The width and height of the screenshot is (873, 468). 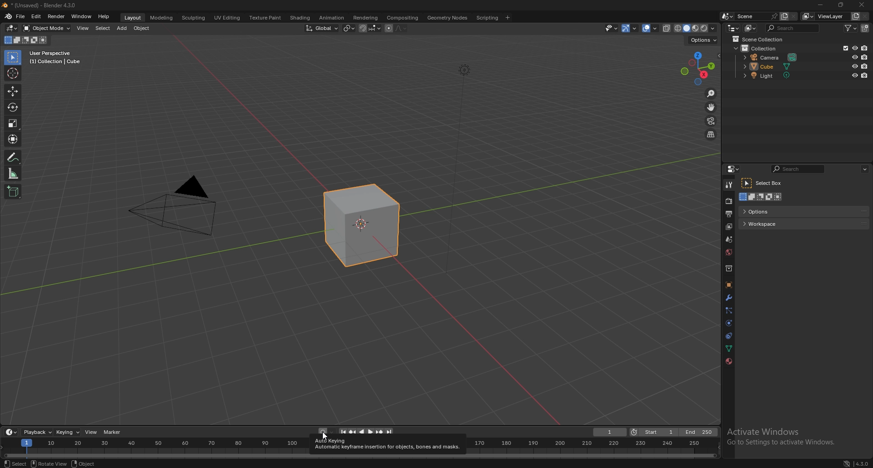 What do you see at coordinates (856, 66) in the screenshot?
I see `hide in view port` at bounding box center [856, 66].